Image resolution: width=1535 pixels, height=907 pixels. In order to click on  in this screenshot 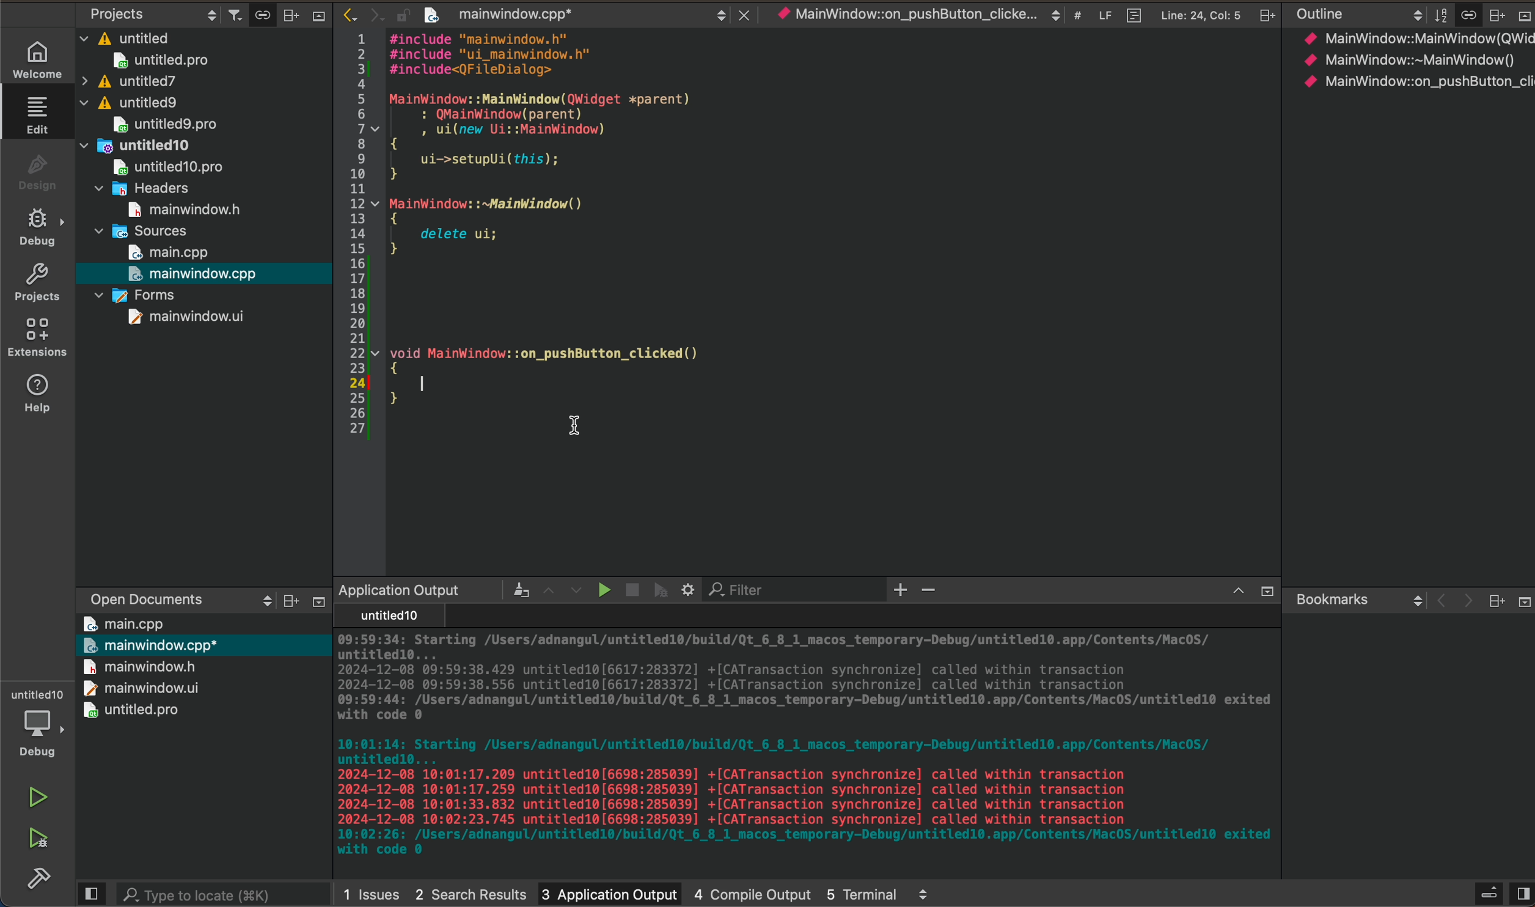, I will do `click(1487, 891)`.